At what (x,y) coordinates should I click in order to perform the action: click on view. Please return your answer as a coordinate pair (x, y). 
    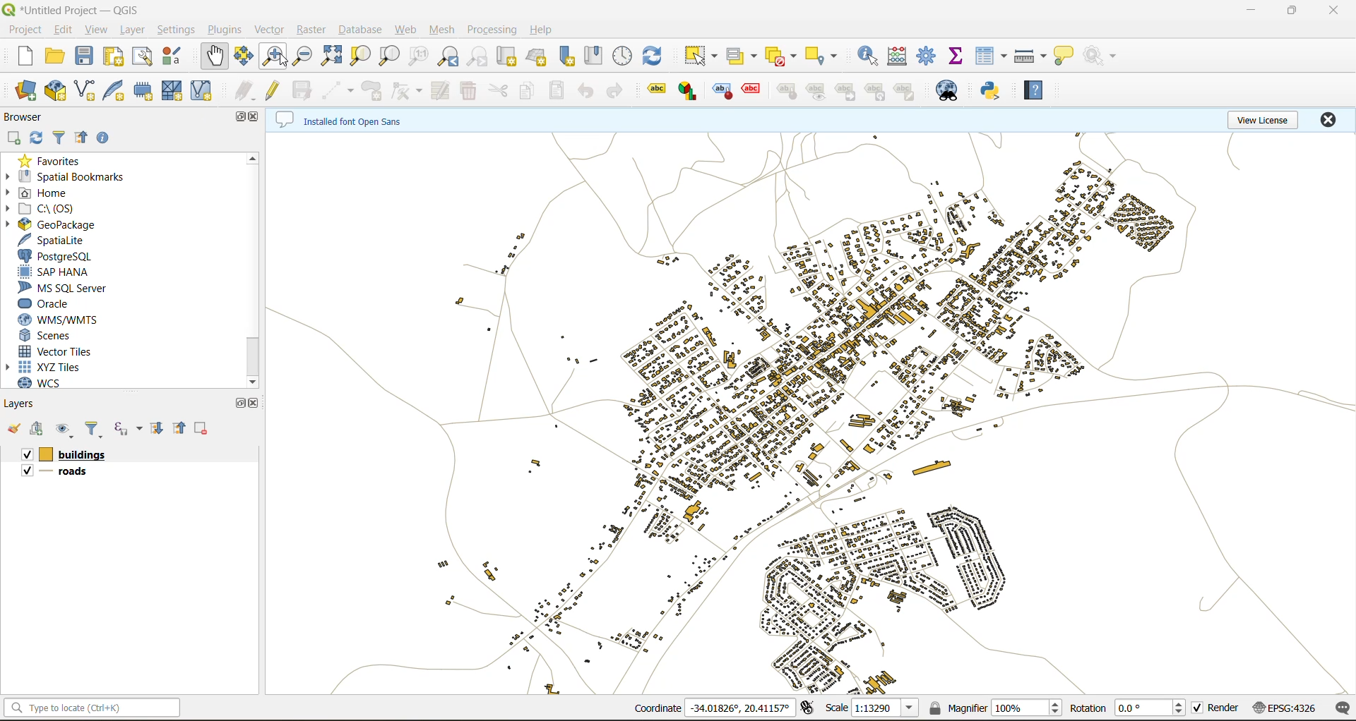
    Looking at the image, I should click on (97, 30).